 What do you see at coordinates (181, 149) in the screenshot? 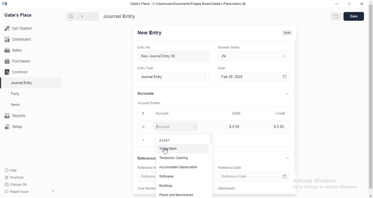
I see `Tuphg Bank` at bounding box center [181, 149].